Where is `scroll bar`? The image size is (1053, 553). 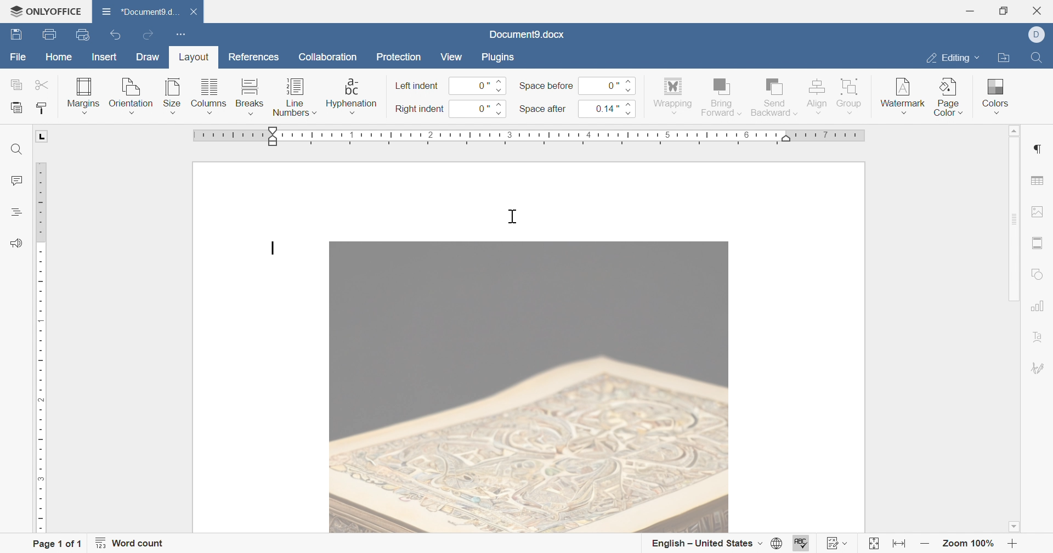
scroll bar is located at coordinates (1012, 219).